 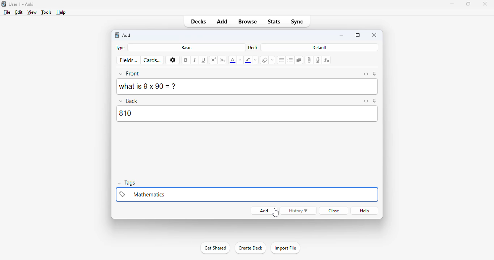 I want to click on maximize, so click(x=358, y=35).